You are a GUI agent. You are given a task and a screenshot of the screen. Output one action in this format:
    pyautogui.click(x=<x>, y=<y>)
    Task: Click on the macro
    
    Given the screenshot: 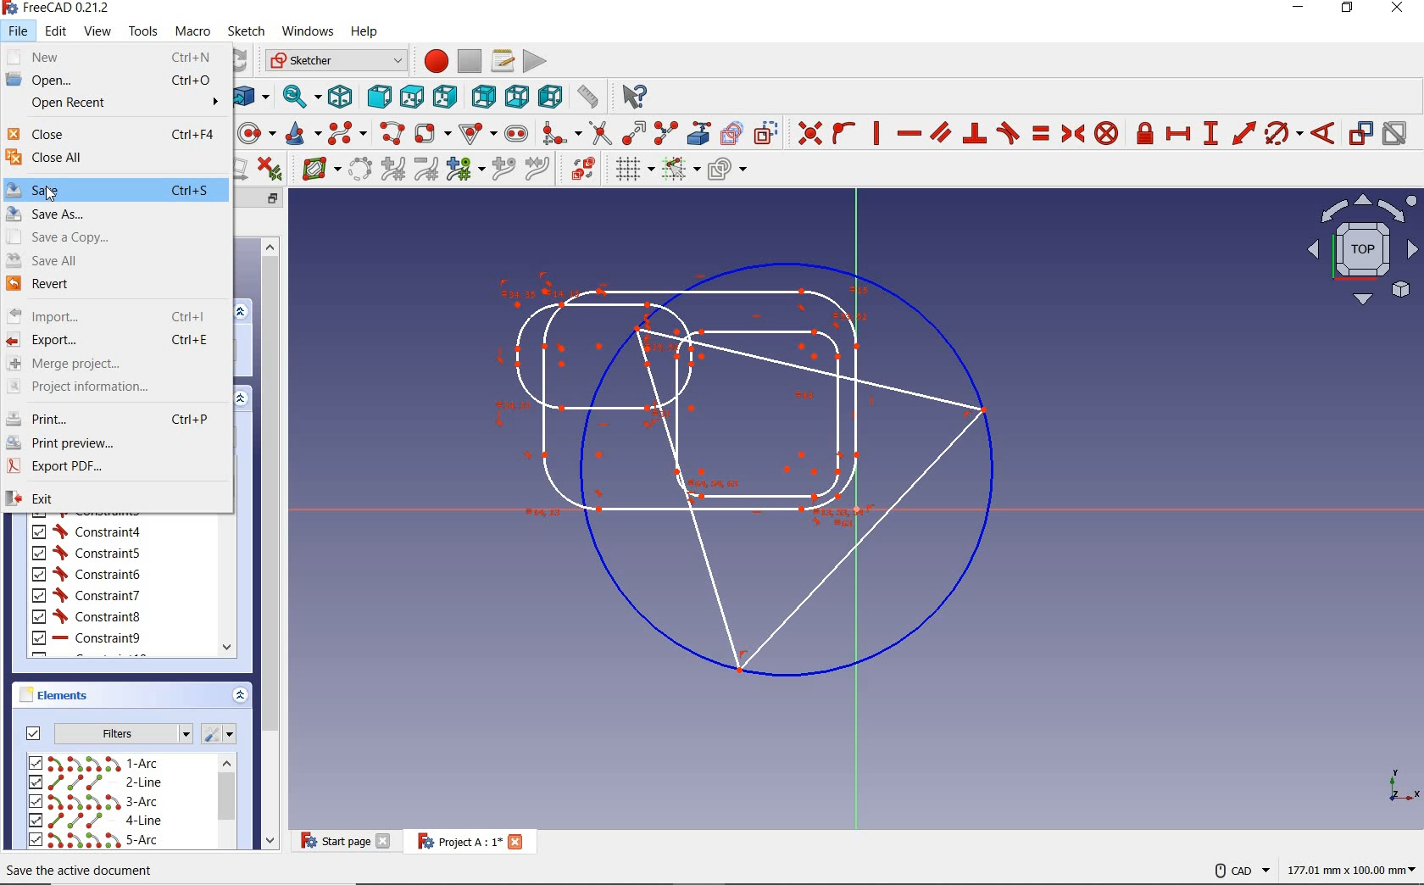 What is the action you would take?
    pyautogui.click(x=192, y=34)
    